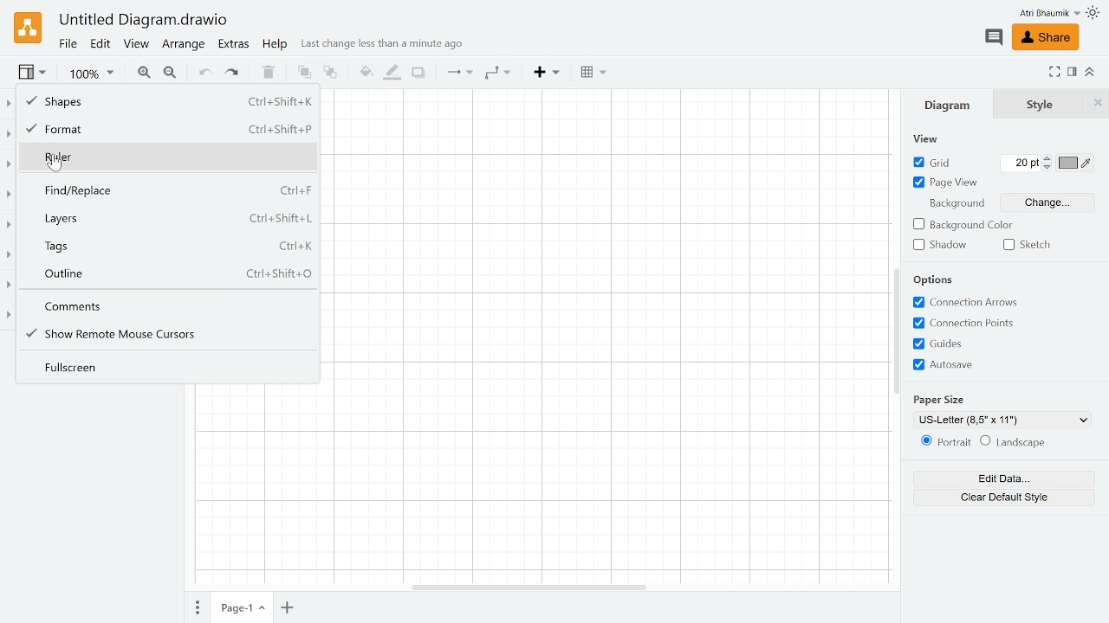 The width and height of the screenshot is (1109, 623). What do you see at coordinates (971, 344) in the screenshot?
I see `Guides` at bounding box center [971, 344].